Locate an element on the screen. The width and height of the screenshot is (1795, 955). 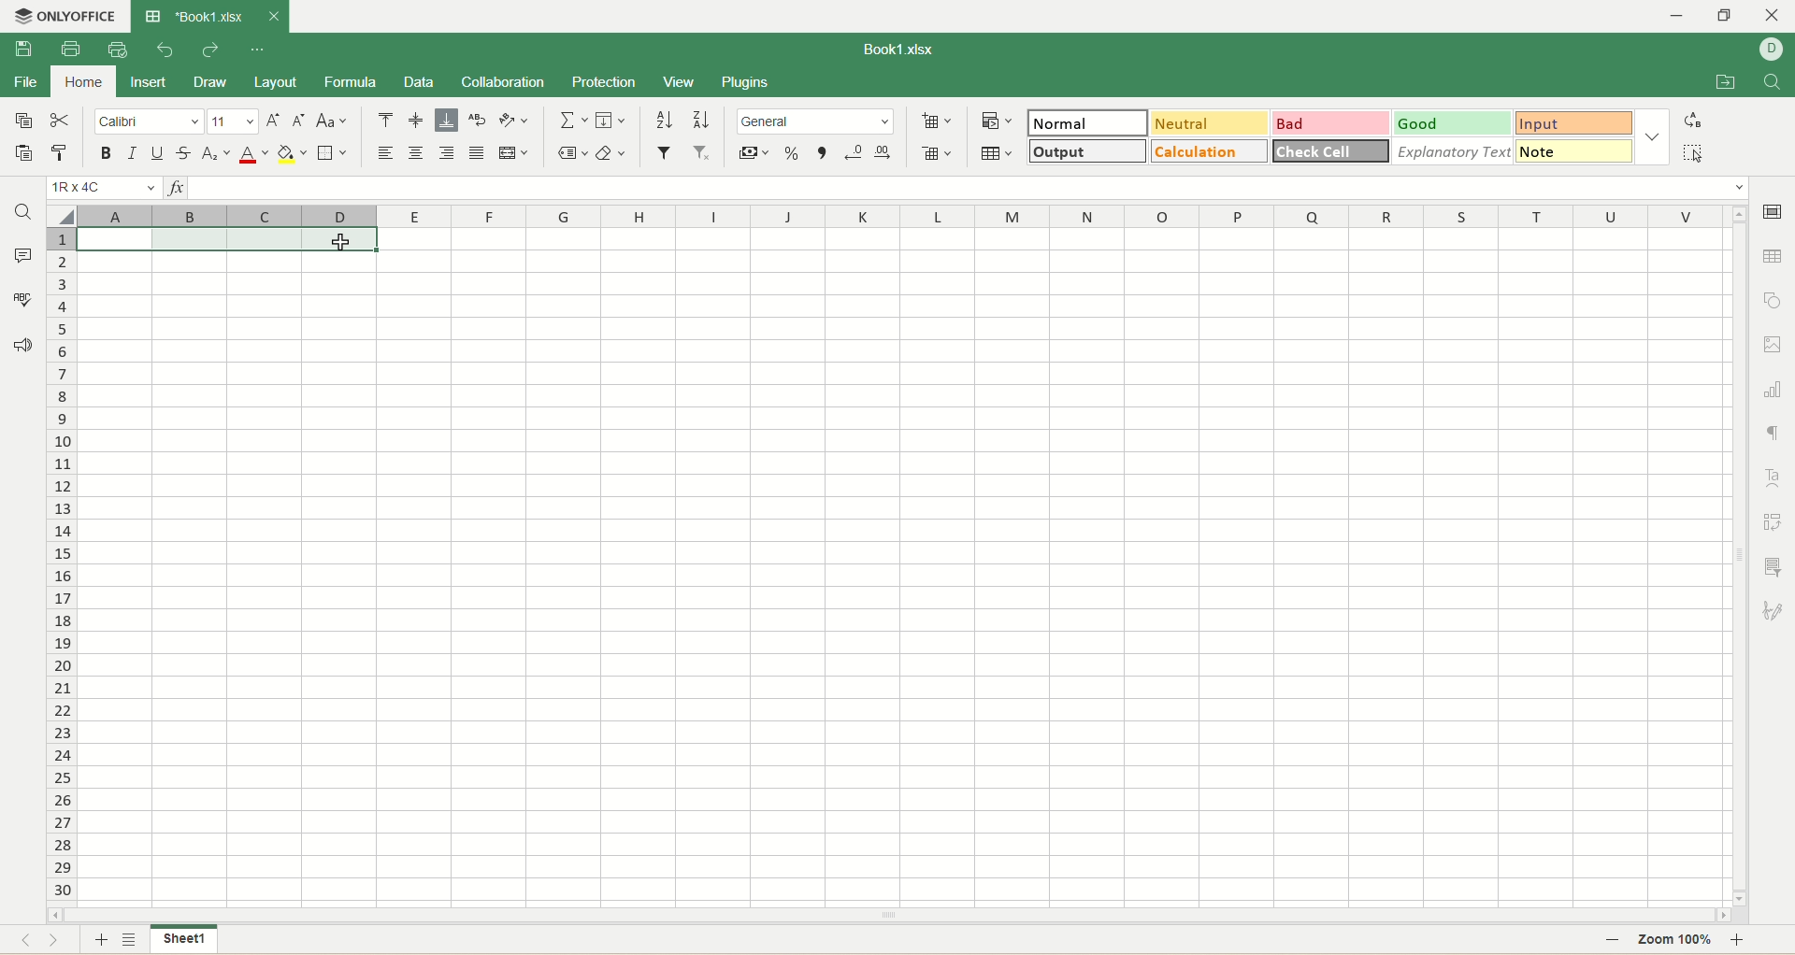
sort descending is located at coordinates (699, 121).